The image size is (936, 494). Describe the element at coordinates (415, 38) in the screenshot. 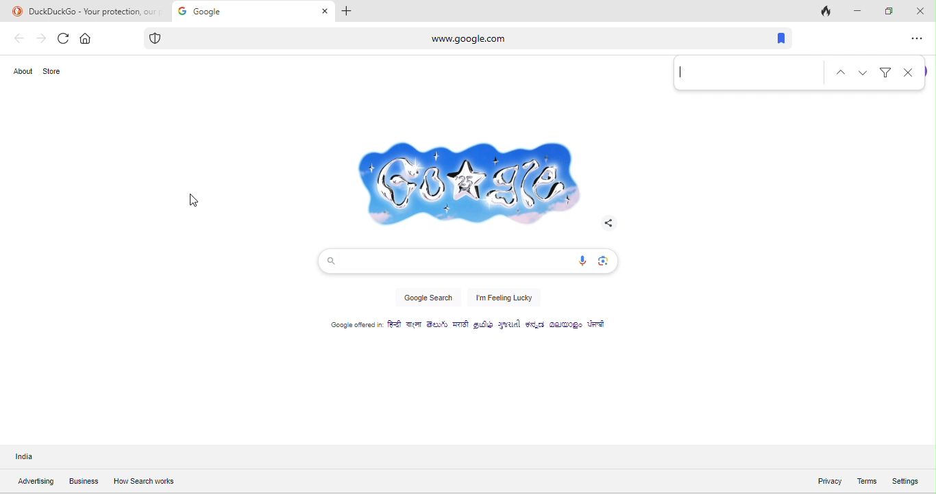

I see `www.google.com` at that location.